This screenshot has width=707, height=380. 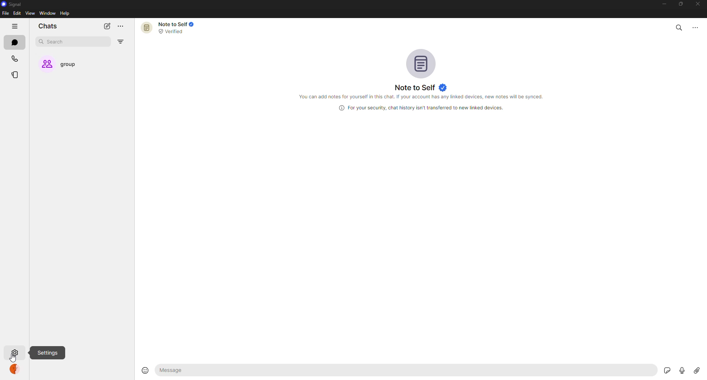 I want to click on profile pic, so click(x=422, y=63).